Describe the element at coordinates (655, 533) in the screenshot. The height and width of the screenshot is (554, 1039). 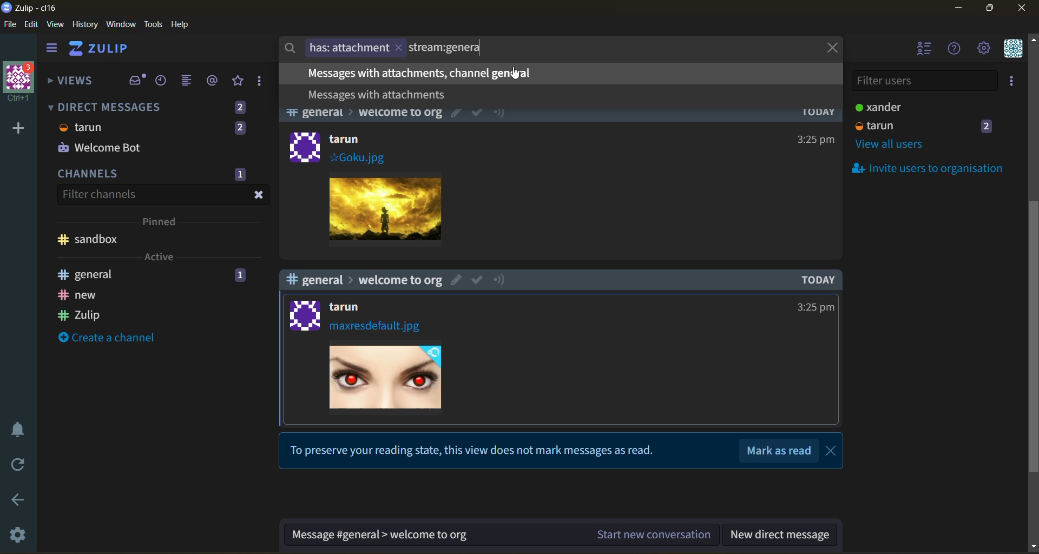
I see `Start new conversation` at that location.